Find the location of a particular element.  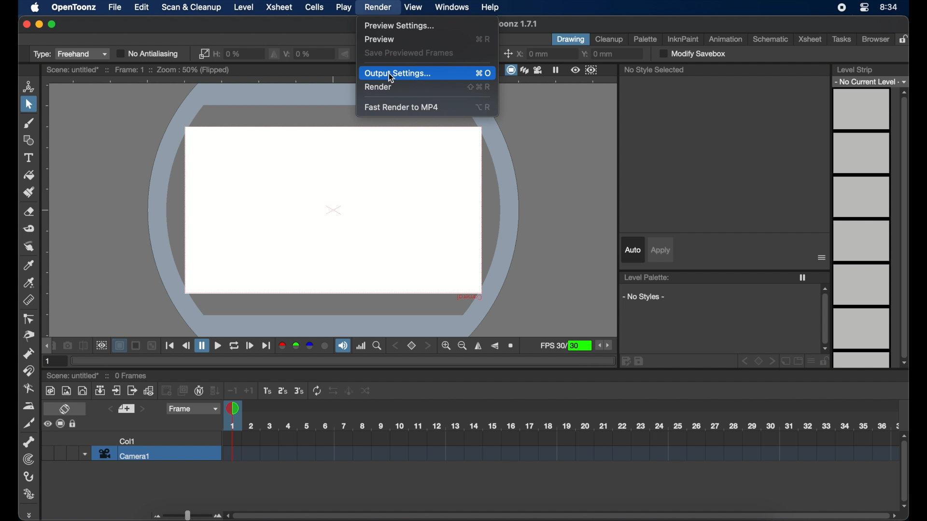

 is located at coordinates (199, 391).